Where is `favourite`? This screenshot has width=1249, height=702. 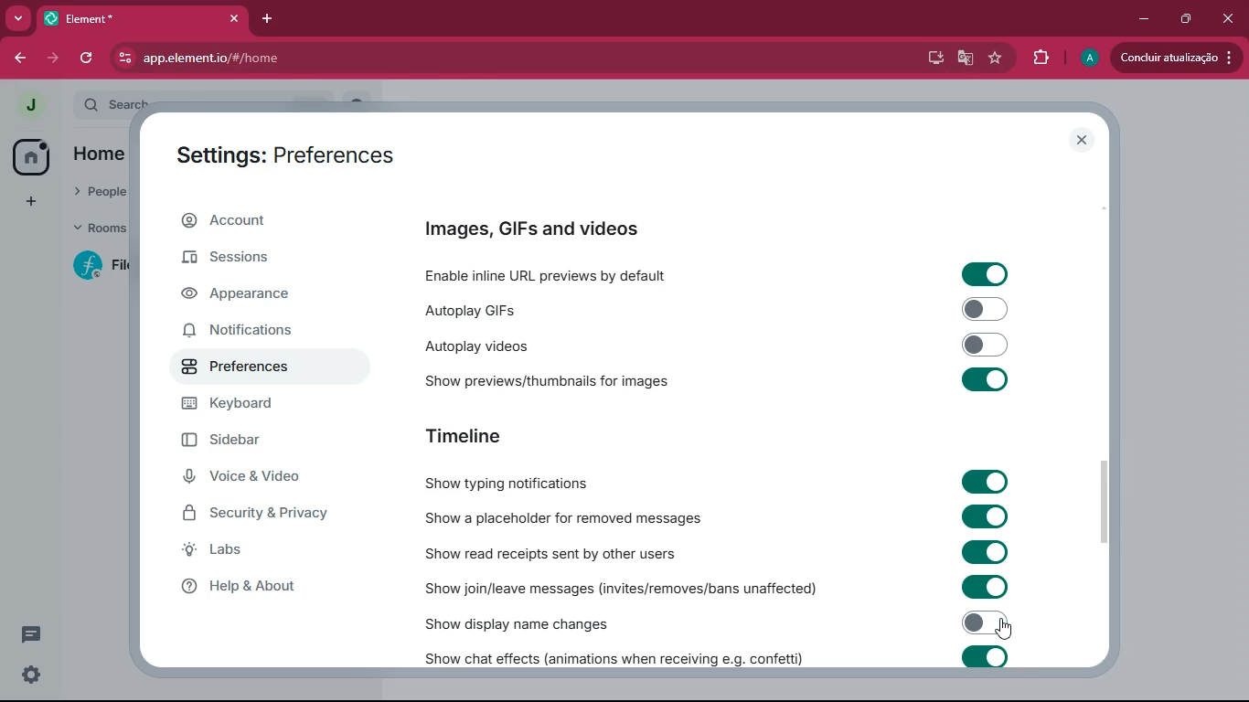
favourite is located at coordinates (996, 58).